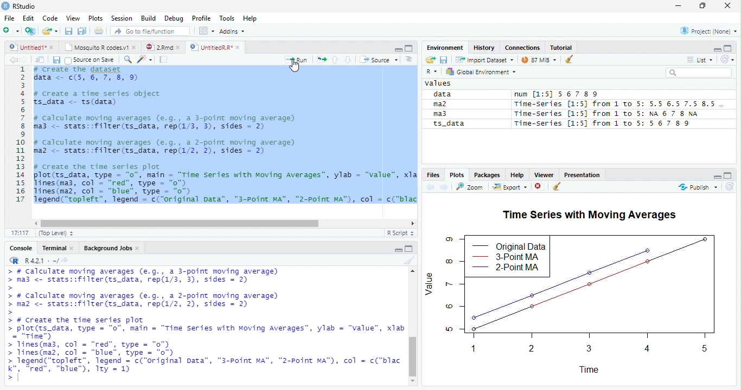 This screenshot has width=741, height=390. Describe the element at coordinates (445, 103) in the screenshot. I see `ma2` at that location.